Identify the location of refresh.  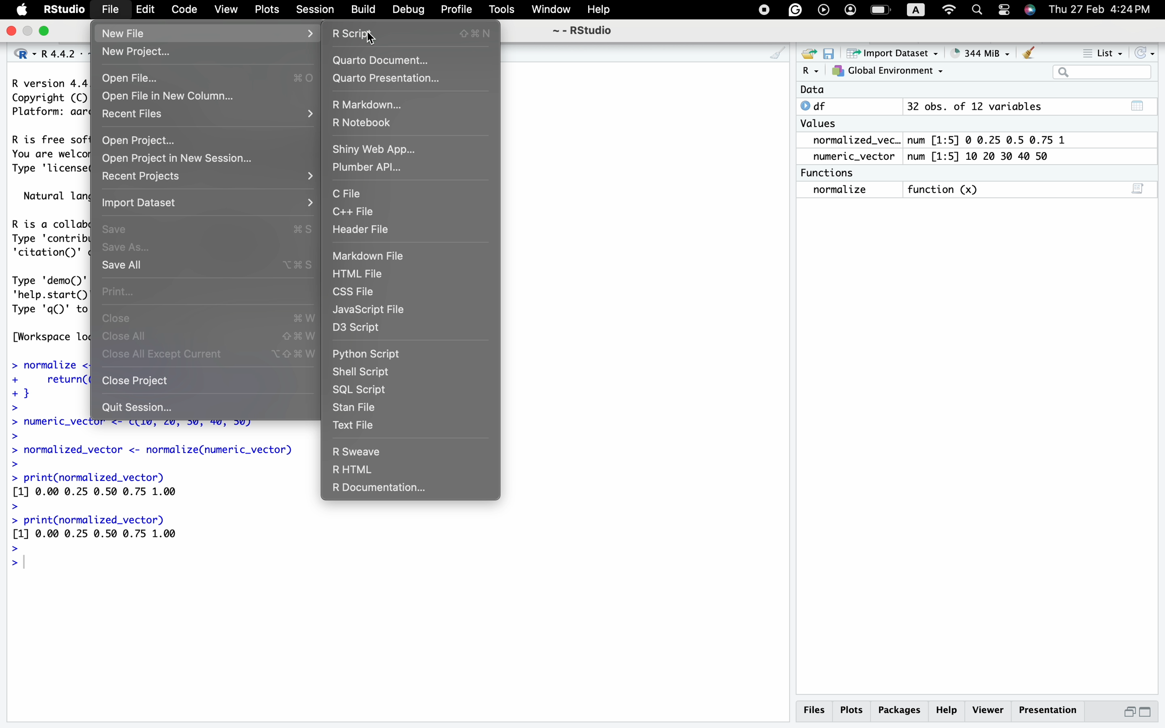
(1142, 52).